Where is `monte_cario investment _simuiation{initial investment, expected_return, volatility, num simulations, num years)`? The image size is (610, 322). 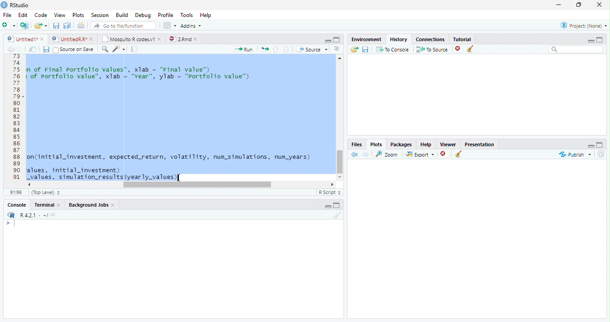 monte_cario investment _simuiation{initial investment, expected_return, volatility, num simulations, num years) is located at coordinates (158, 193).